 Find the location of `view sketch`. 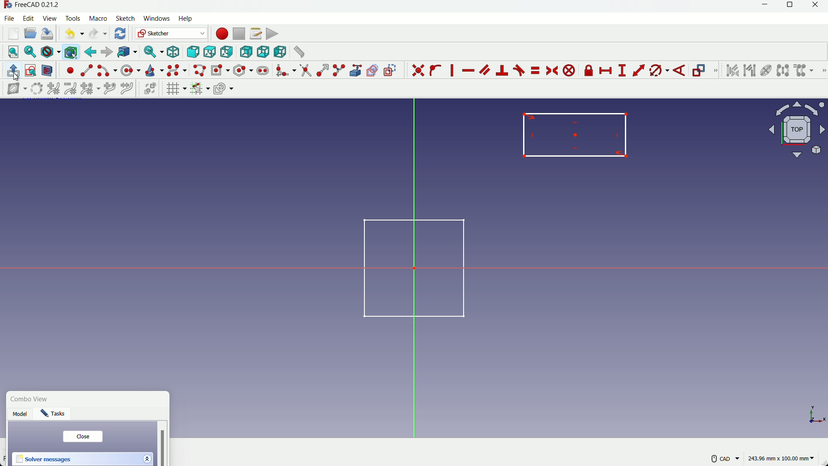

view sketch is located at coordinates (31, 71).